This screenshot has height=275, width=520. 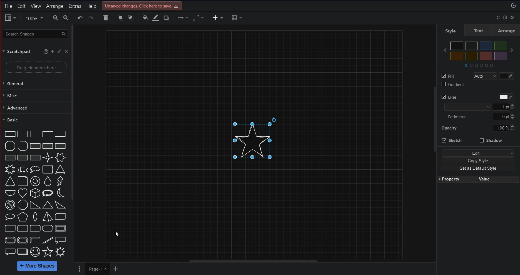 I want to click on Folder, so click(x=479, y=65).